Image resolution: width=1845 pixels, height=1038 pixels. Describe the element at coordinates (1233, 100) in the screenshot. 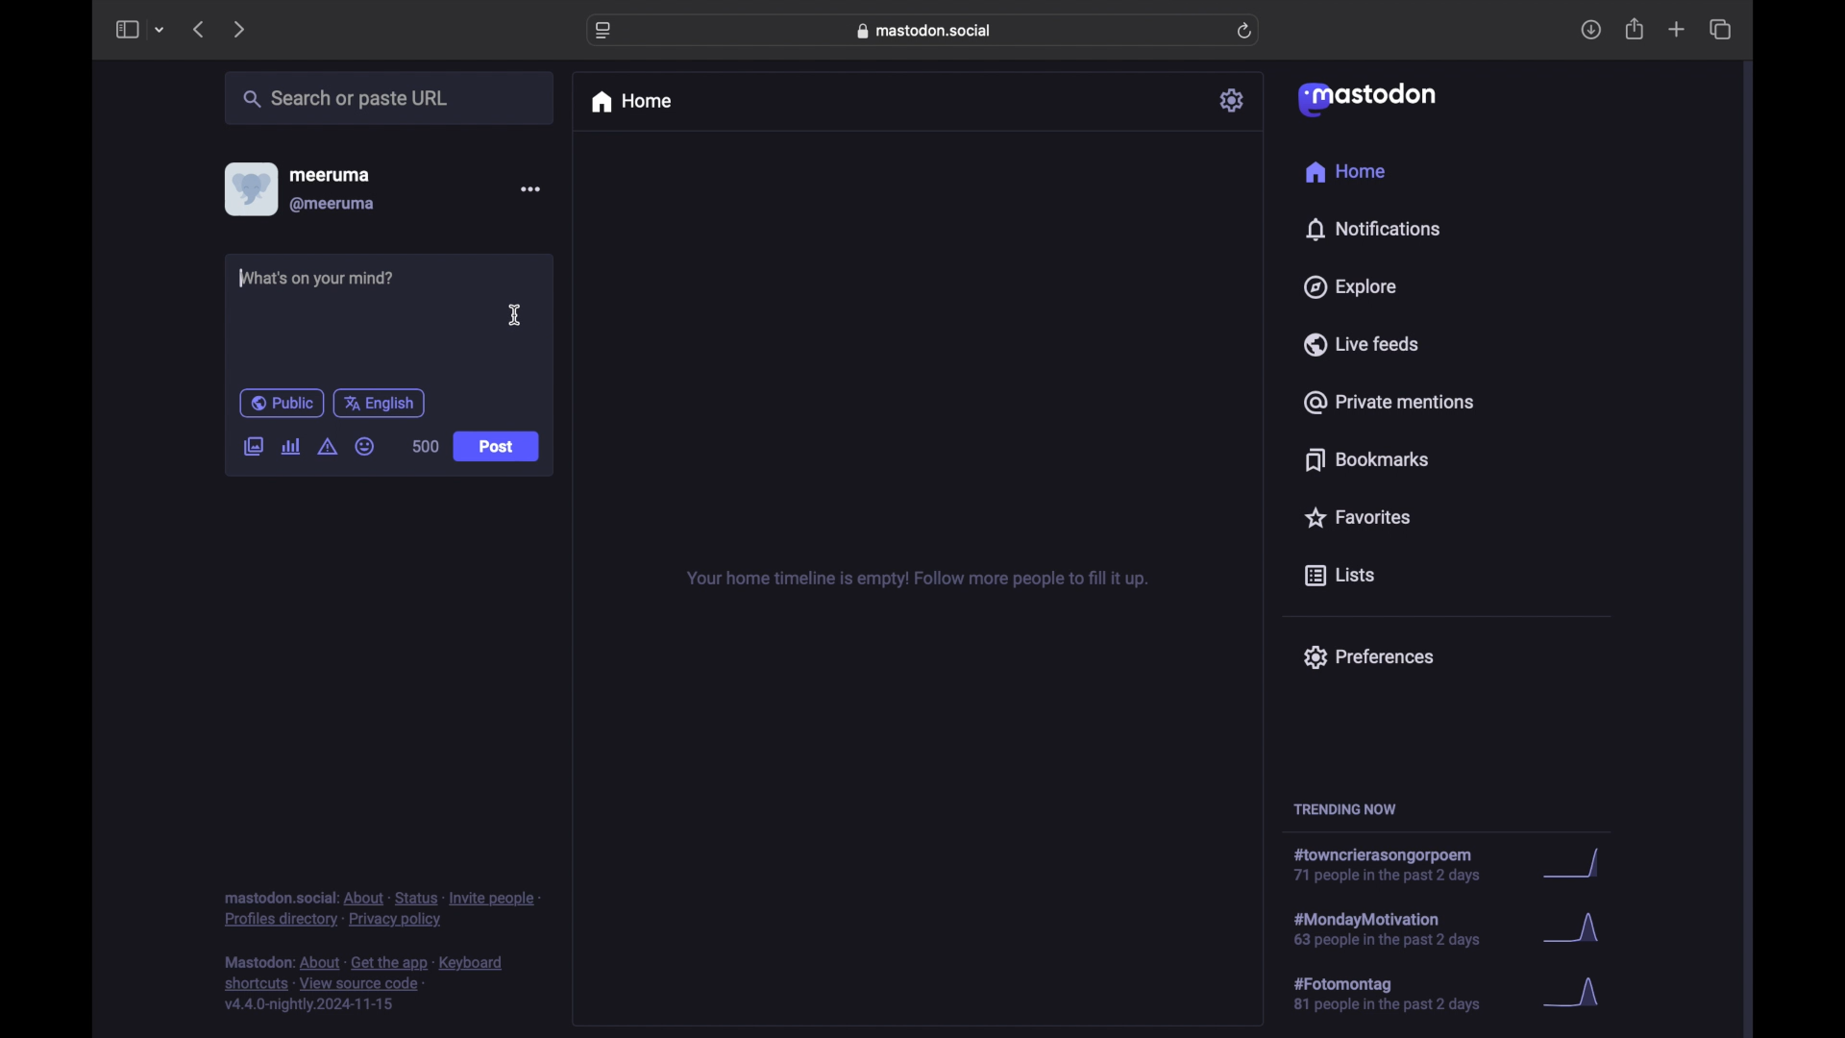

I see `settings` at that location.